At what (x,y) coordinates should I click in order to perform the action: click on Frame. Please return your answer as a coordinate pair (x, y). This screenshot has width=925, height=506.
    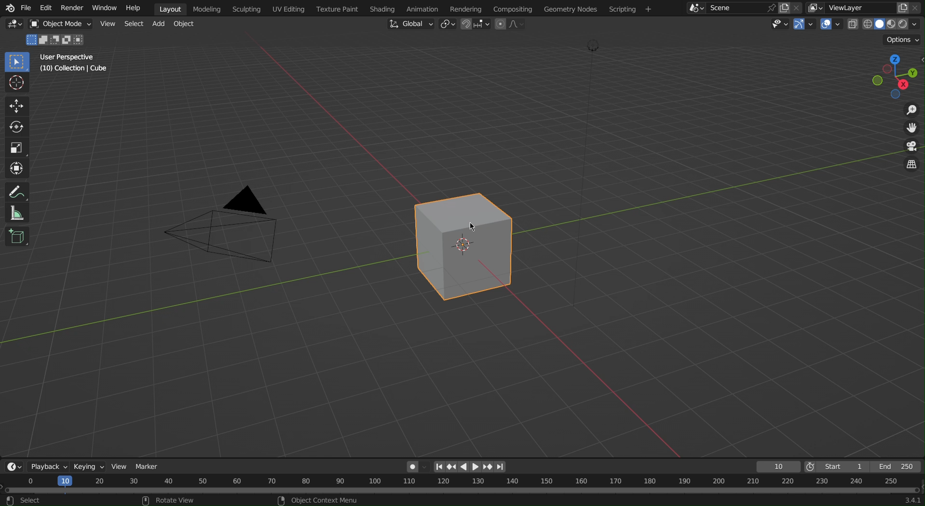
    Looking at the image, I should click on (776, 467).